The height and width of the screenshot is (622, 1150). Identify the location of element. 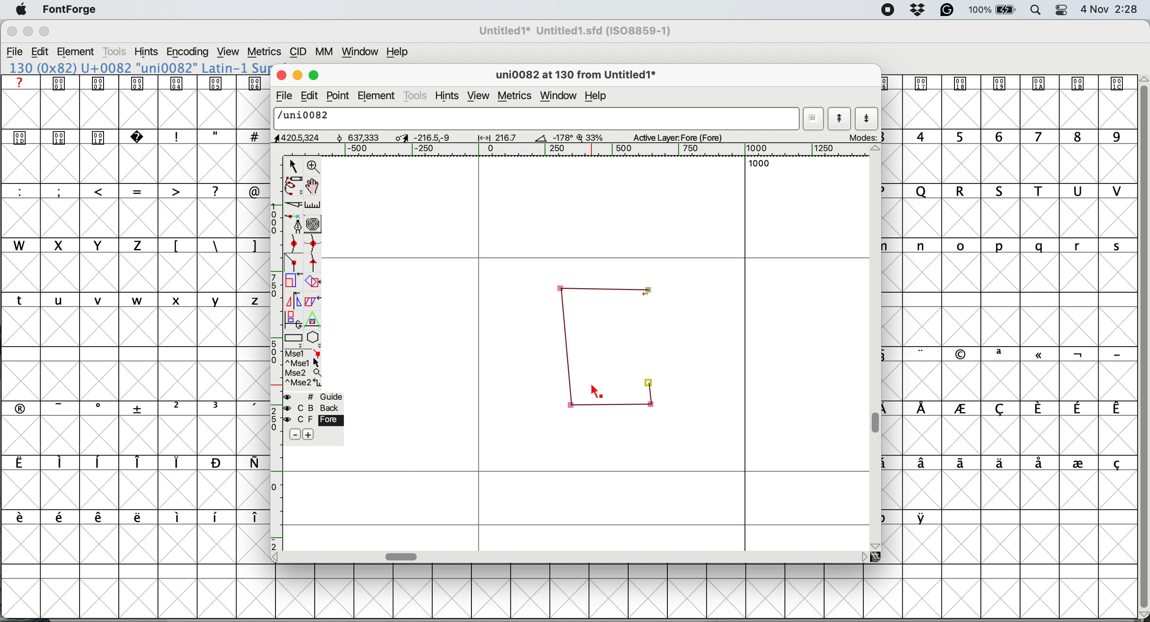
(377, 95).